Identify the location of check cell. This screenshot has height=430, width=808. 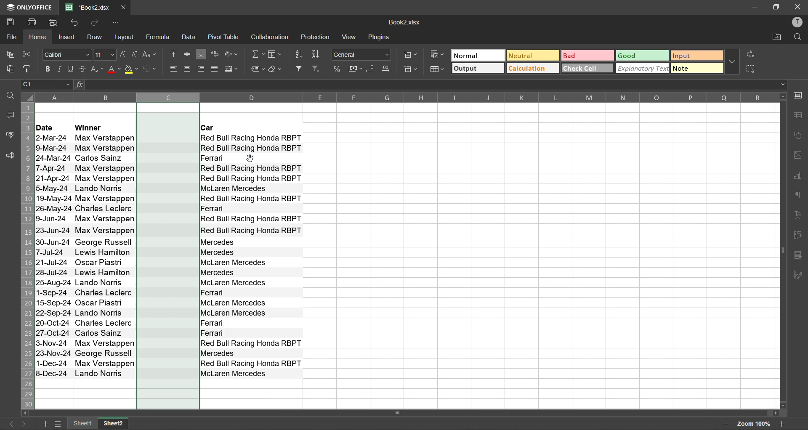
(585, 70).